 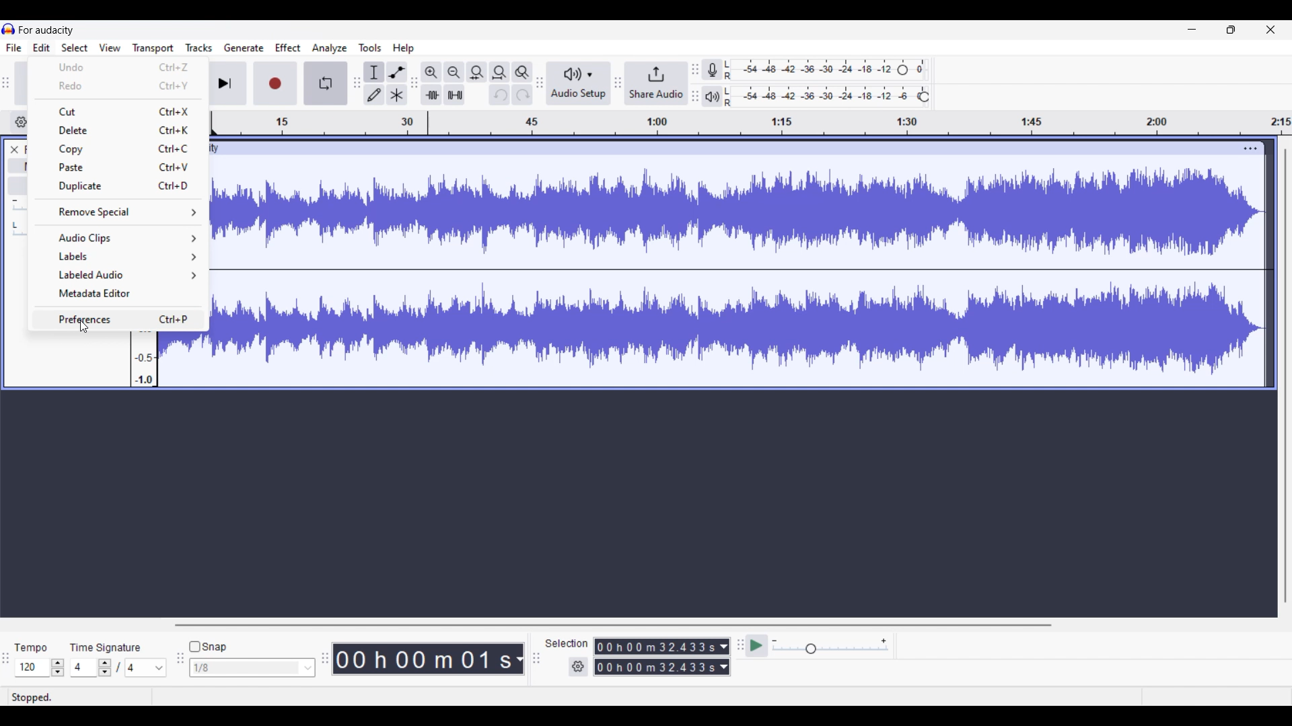 What do you see at coordinates (477, 72) in the screenshot?
I see `Fit selection to width` at bounding box center [477, 72].